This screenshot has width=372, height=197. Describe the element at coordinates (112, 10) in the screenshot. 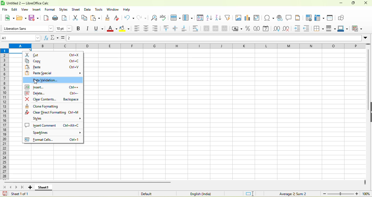

I see `window` at that location.